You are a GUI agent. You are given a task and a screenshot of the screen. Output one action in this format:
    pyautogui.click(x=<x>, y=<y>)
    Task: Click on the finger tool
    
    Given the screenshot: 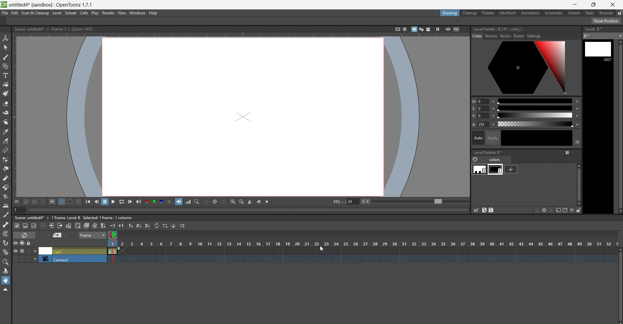 What is the action you would take?
    pyautogui.click(x=6, y=122)
    